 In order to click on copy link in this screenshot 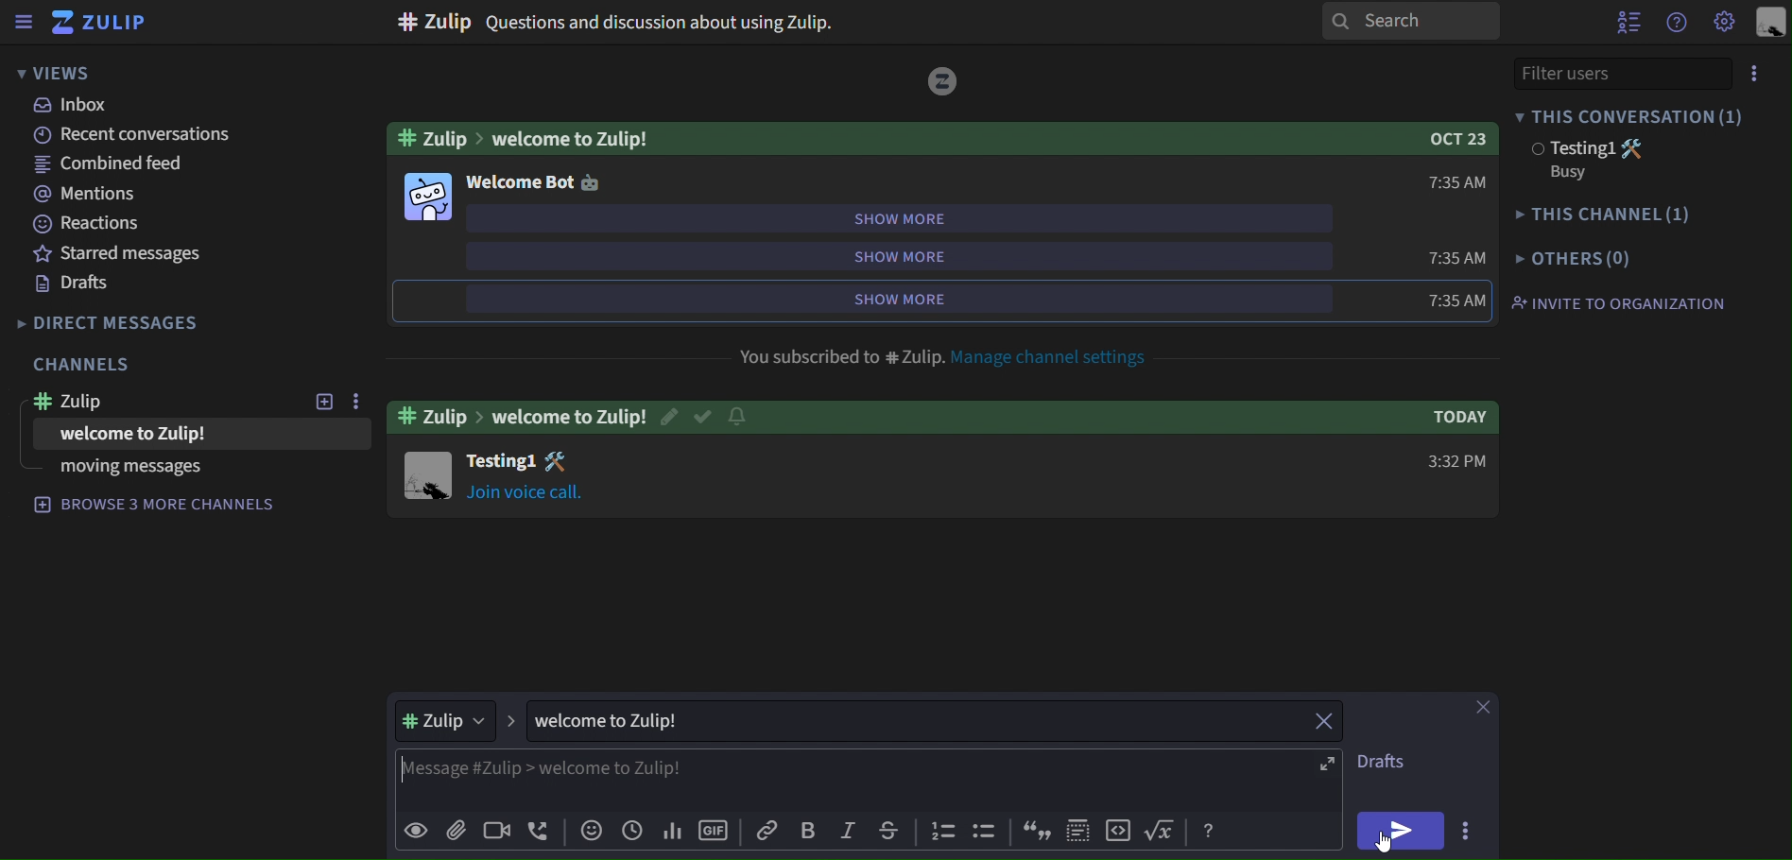, I will do `click(764, 830)`.